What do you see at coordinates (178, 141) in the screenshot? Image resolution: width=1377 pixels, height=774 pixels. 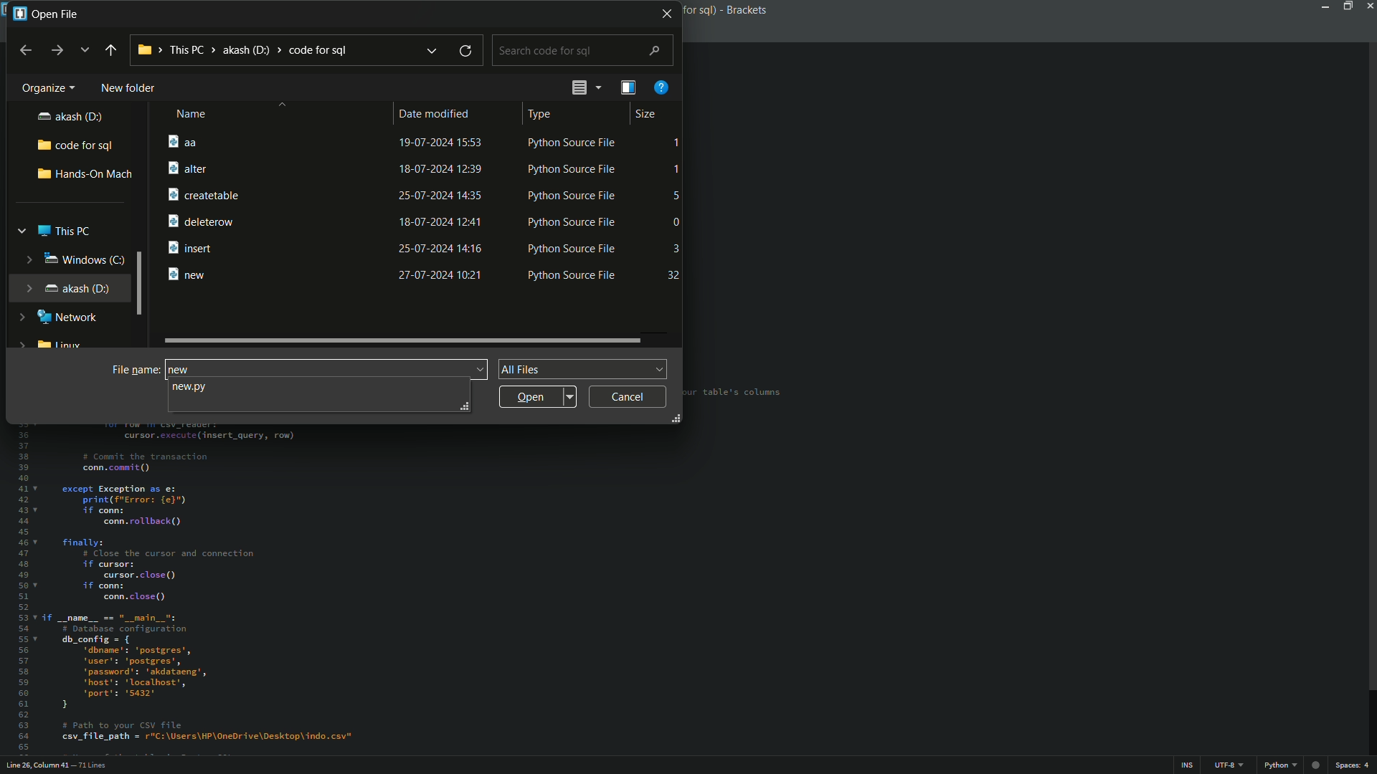 I see `aa` at bounding box center [178, 141].